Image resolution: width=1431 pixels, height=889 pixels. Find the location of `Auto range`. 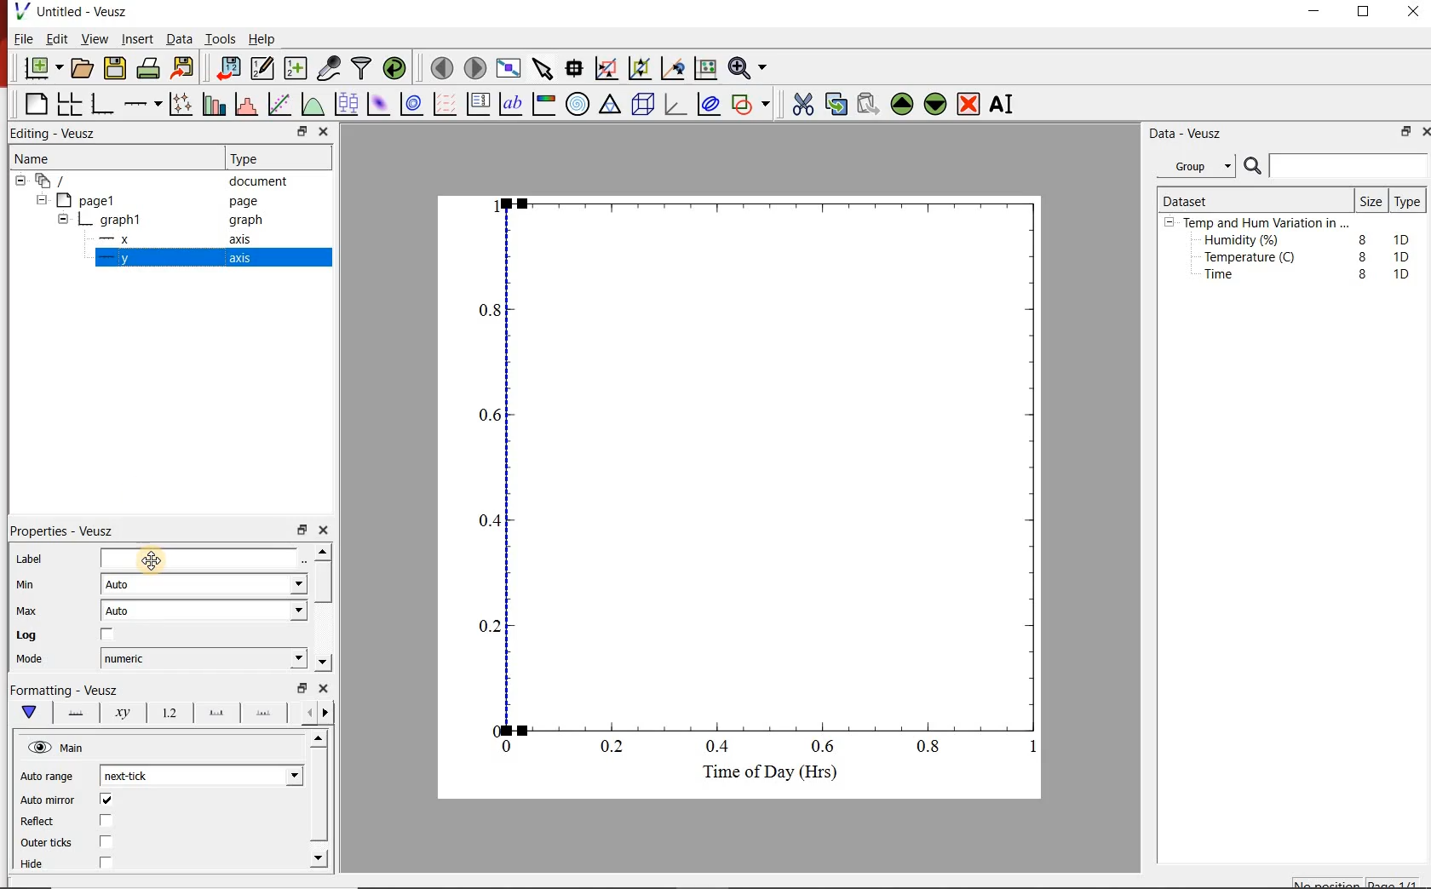

Auto range is located at coordinates (50, 777).